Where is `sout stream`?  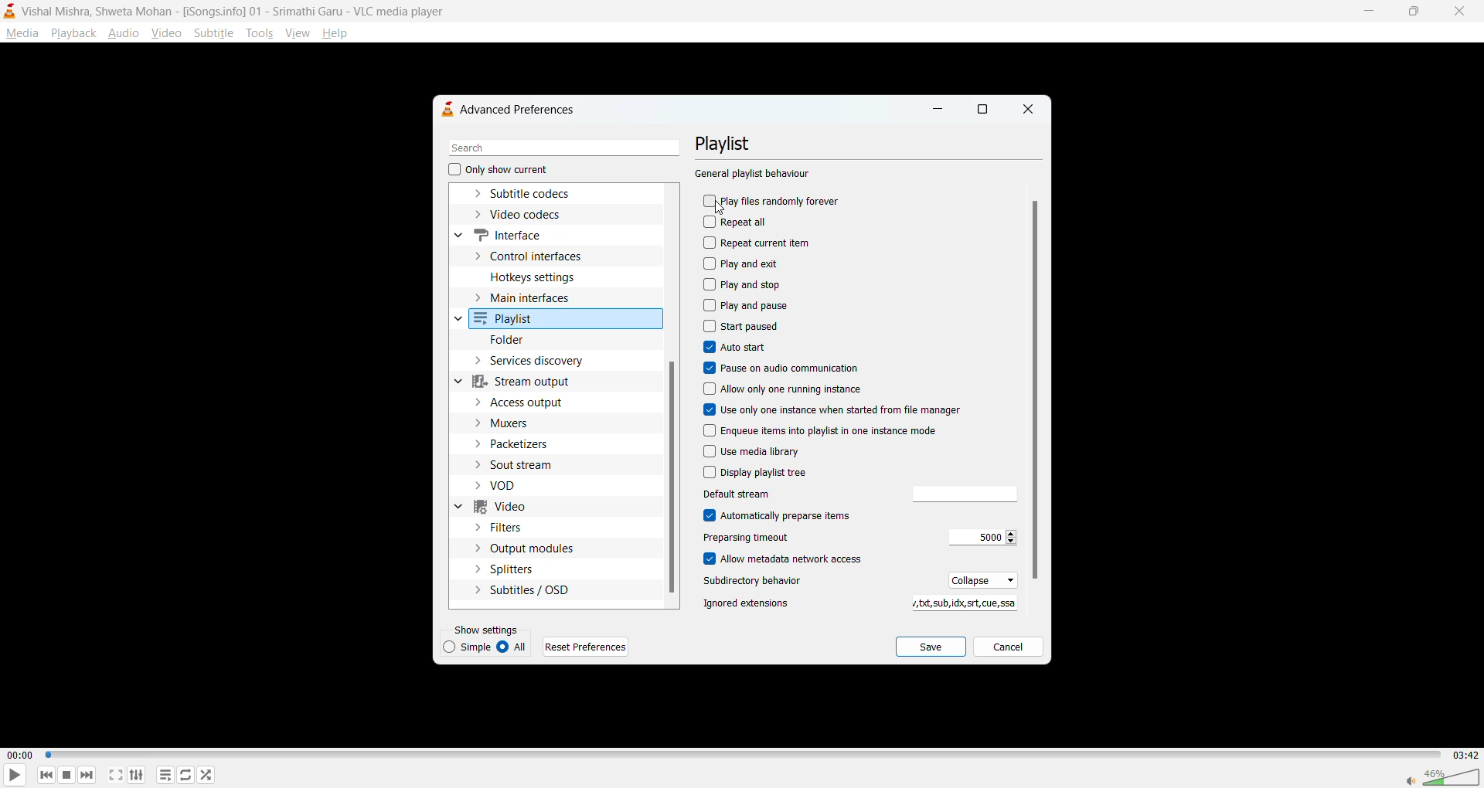 sout stream is located at coordinates (526, 464).